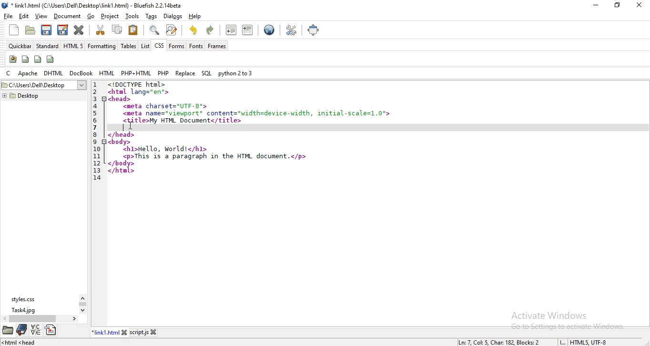 The height and width of the screenshot is (346, 650). I want to click on typing, so click(122, 128).